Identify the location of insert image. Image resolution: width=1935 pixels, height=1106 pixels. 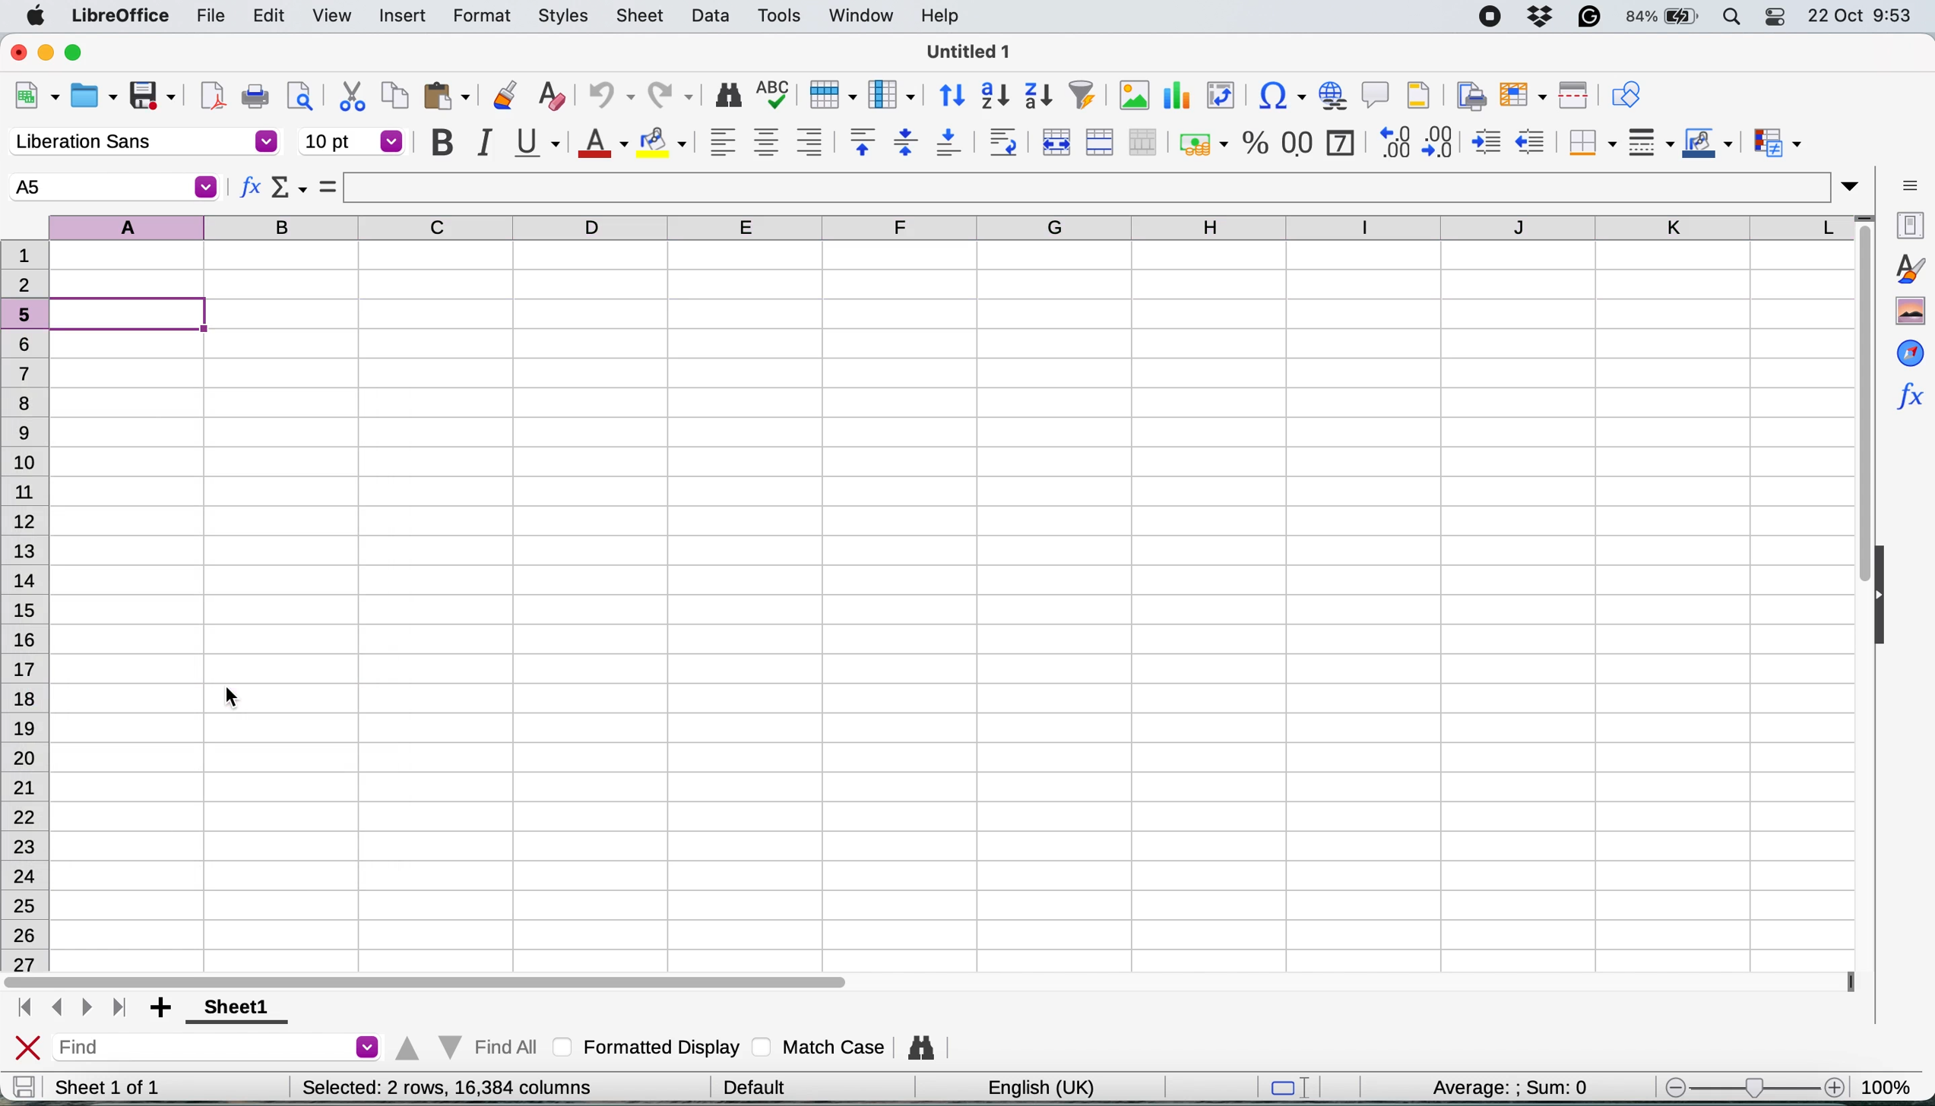
(1134, 95).